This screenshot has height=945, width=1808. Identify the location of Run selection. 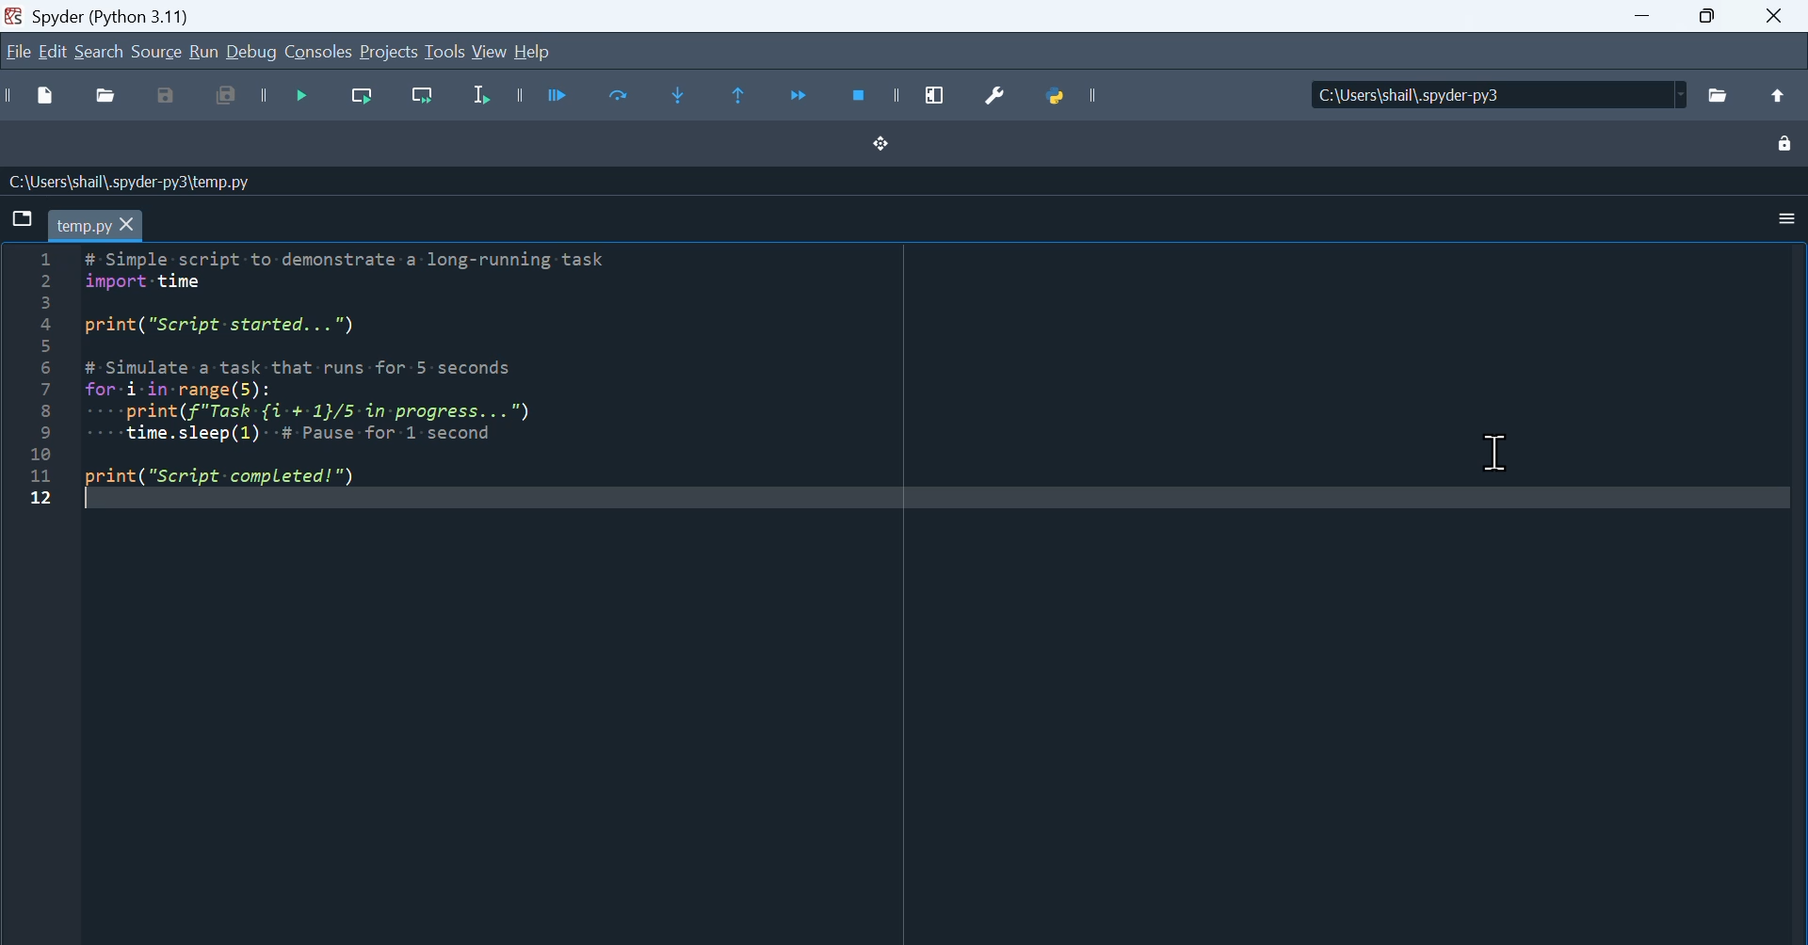
(480, 96).